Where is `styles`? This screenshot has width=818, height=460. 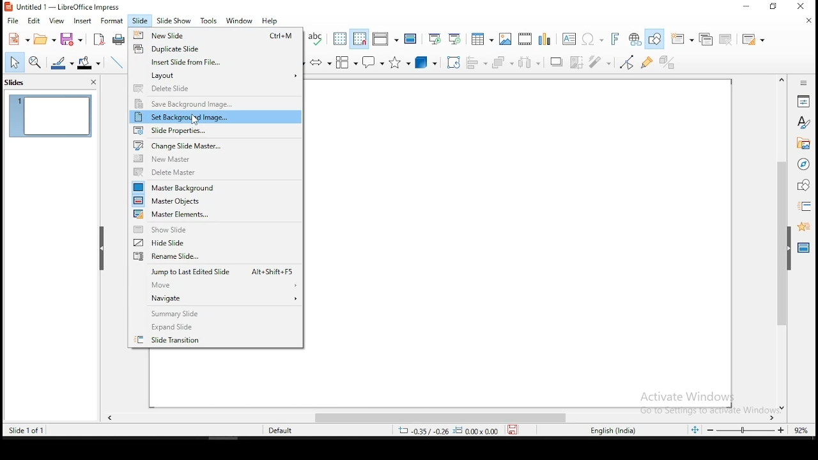 styles is located at coordinates (805, 123).